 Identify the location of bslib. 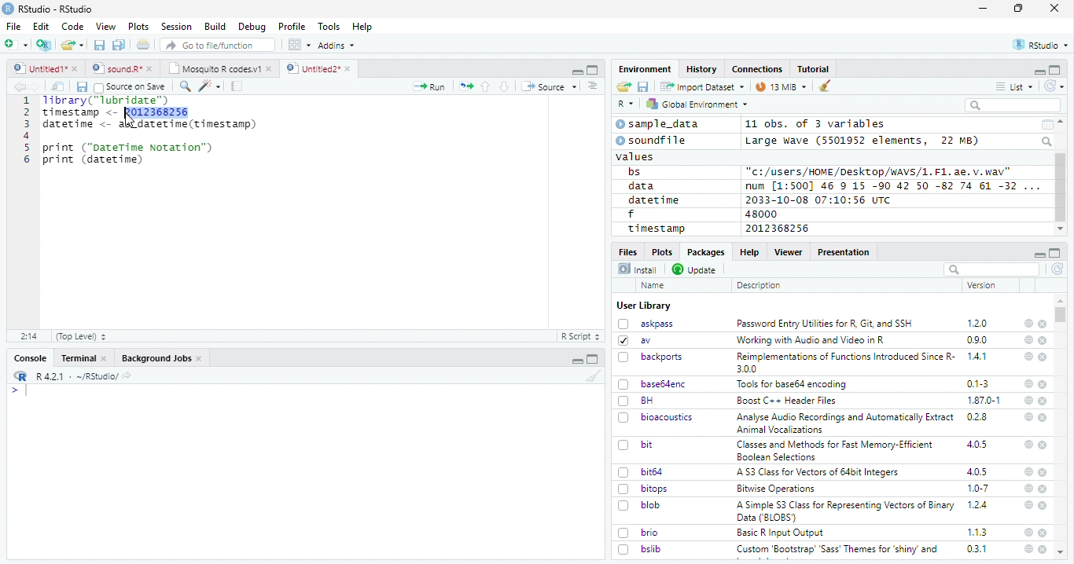
(640, 548).